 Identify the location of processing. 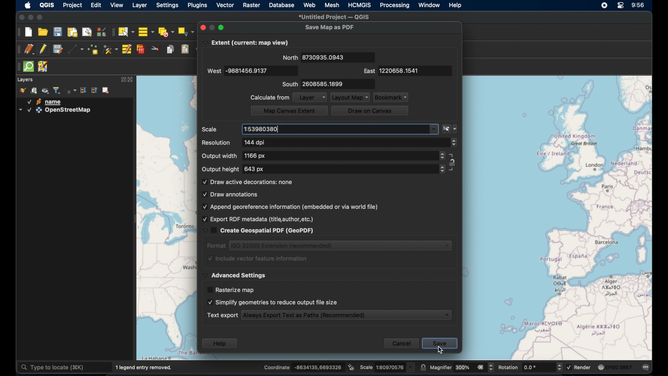
(395, 6).